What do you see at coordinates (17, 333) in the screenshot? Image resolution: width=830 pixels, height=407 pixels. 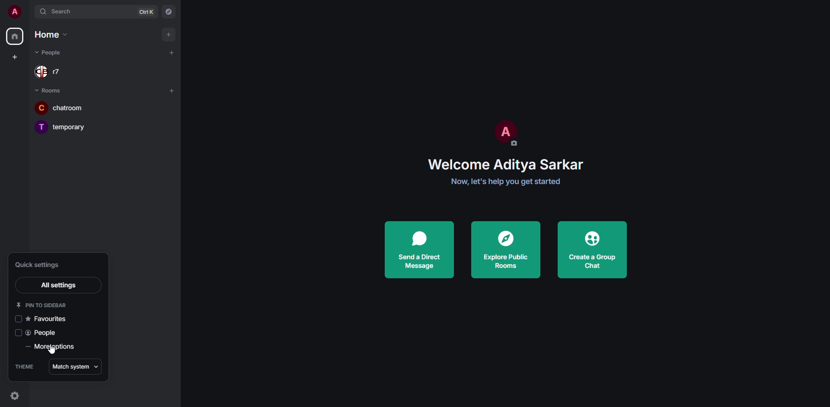 I see `click to enable` at bounding box center [17, 333].